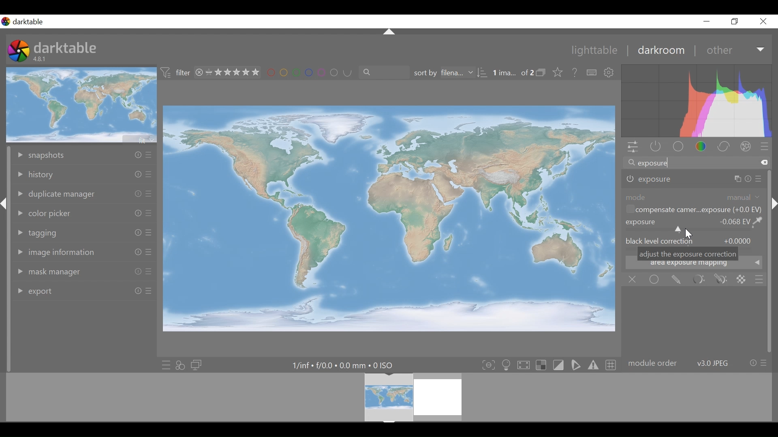  What do you see at coordinates (390, 218) in the screenshot?
I see `main editing are` at bounding box center [390, 218].